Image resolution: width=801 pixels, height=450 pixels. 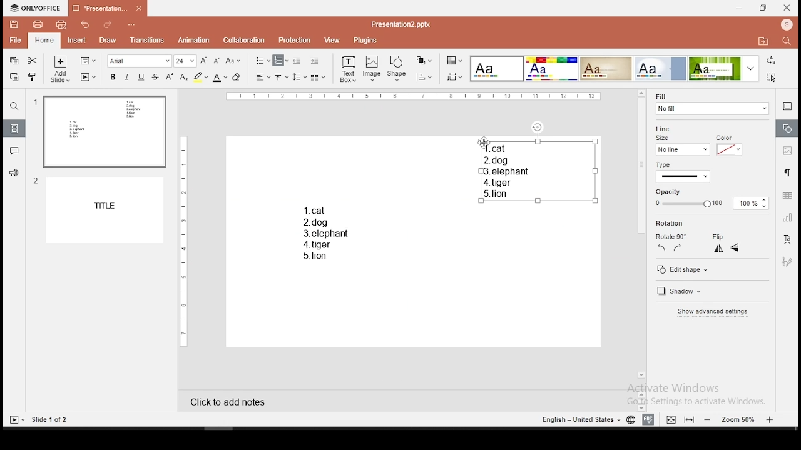 What do you see at coordinates (677, 248) in the screenshot?
I see `rotate 90 clockwise` at bounding box center [677, 248].